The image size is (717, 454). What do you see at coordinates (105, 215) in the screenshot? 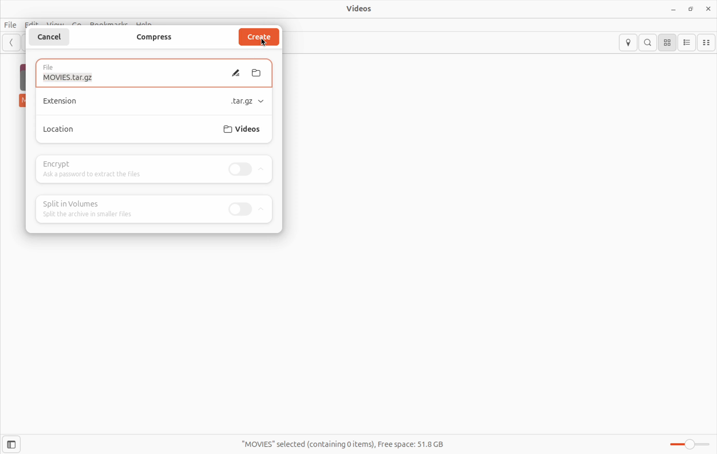
I see `split the archive` at bounding box center [105, 215].